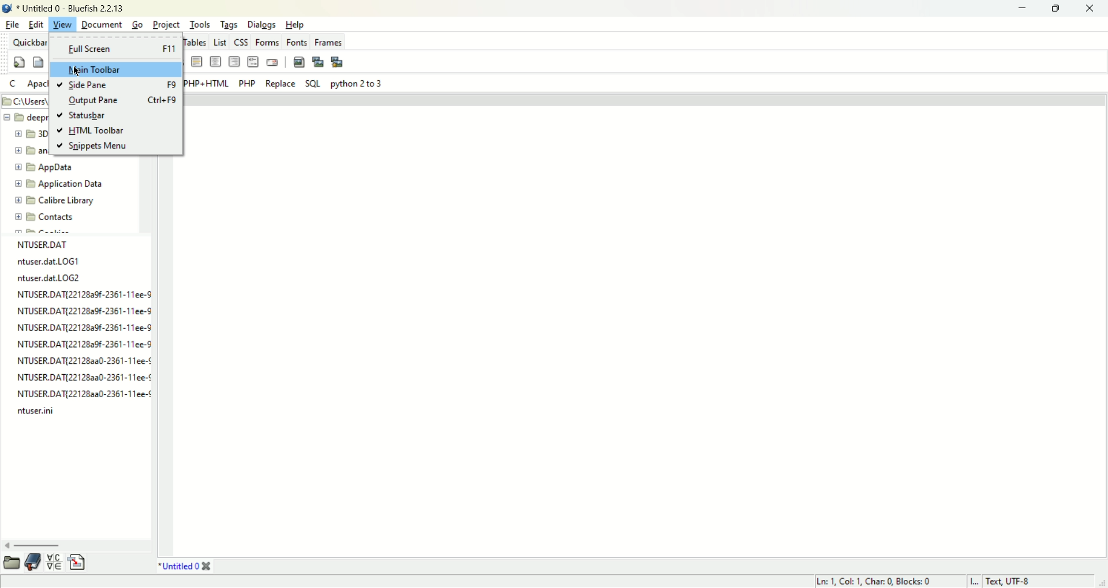 The height and width of the screenshot is (588, 1108). Describe the element at coordinates (318, 61) in the screenshot. I see `insert thumbnail` at that location.